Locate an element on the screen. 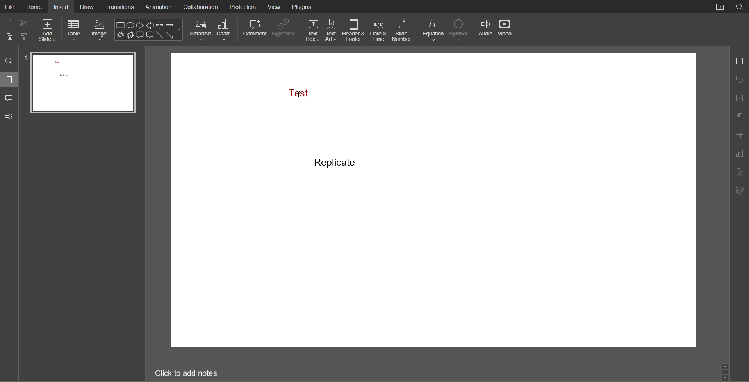 The height and width of the screenshot is (382, 749). Search is located at coordinates (10, 60).